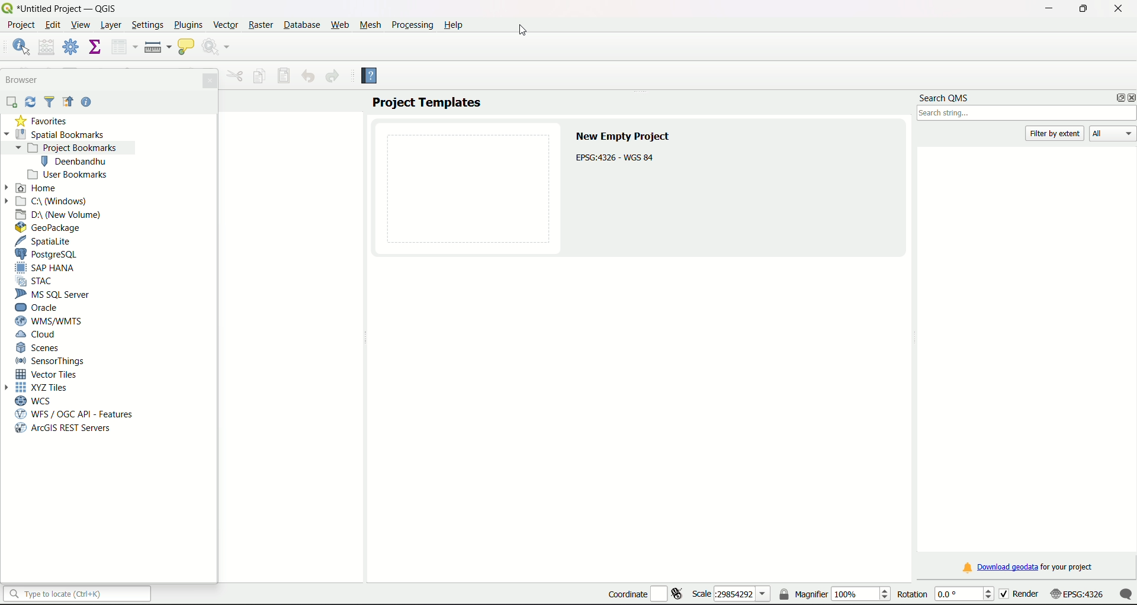 This screenshot has width=1137, height=605. I want to click on project bookmarks, so click(73, 147).